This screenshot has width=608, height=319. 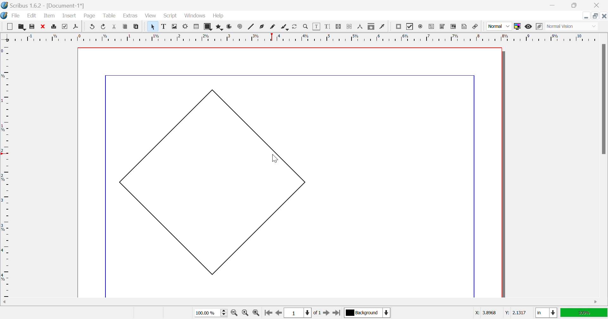 I want to click on Zoom in by the stepping value in Tools preferences, so click(x=256, y=314).